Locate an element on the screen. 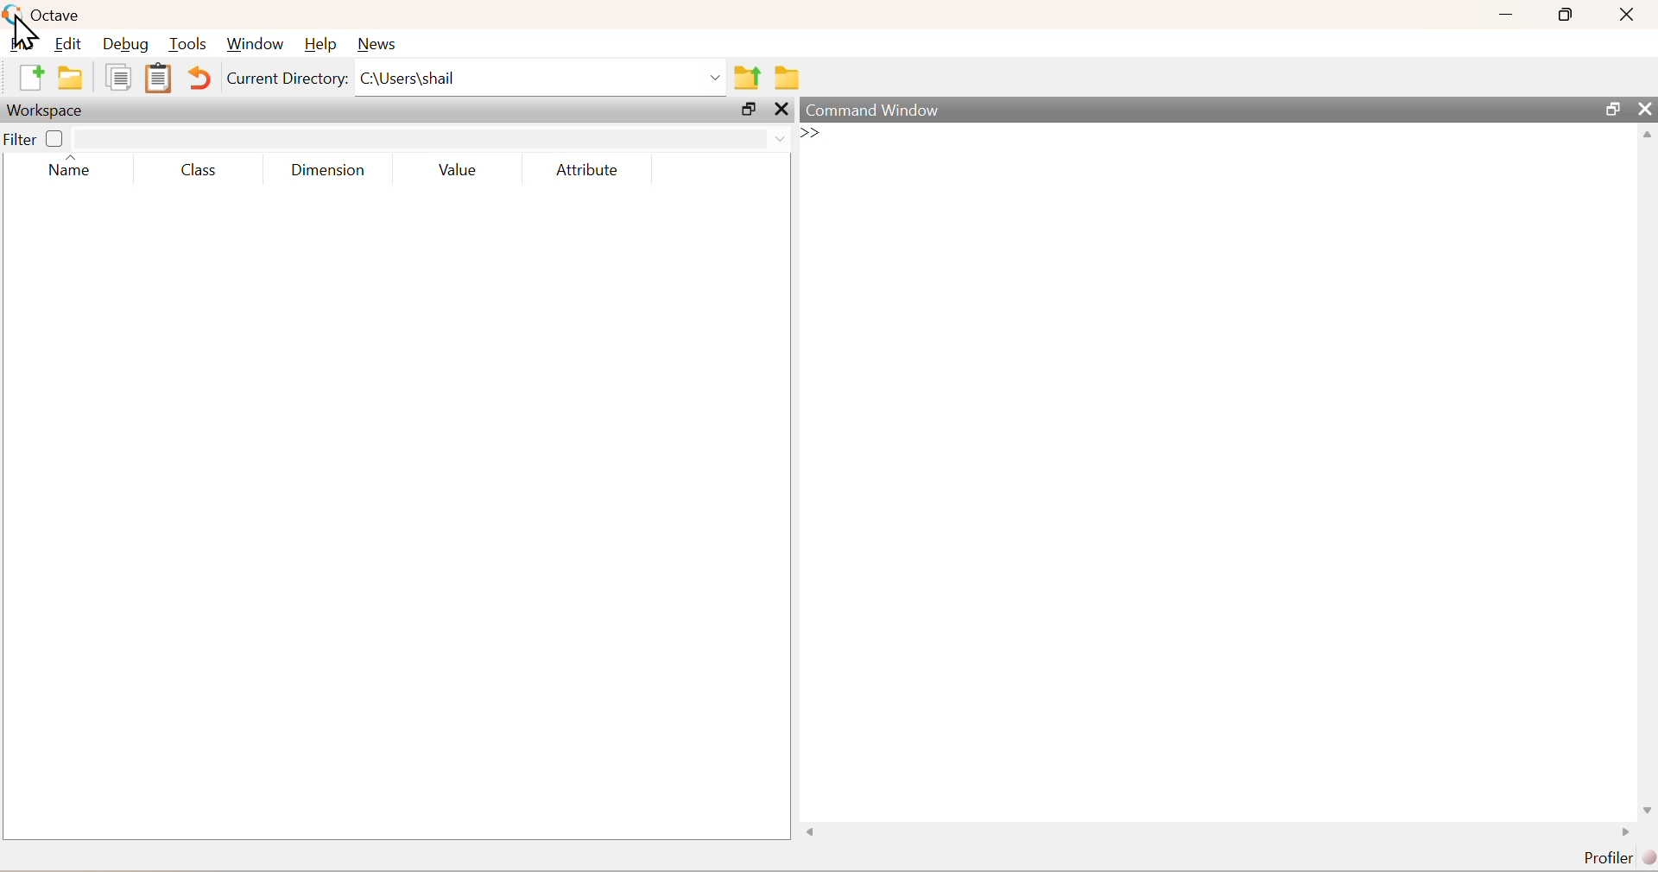 The image size is (1658, 872). Tools is located at coordinates (189, 44).